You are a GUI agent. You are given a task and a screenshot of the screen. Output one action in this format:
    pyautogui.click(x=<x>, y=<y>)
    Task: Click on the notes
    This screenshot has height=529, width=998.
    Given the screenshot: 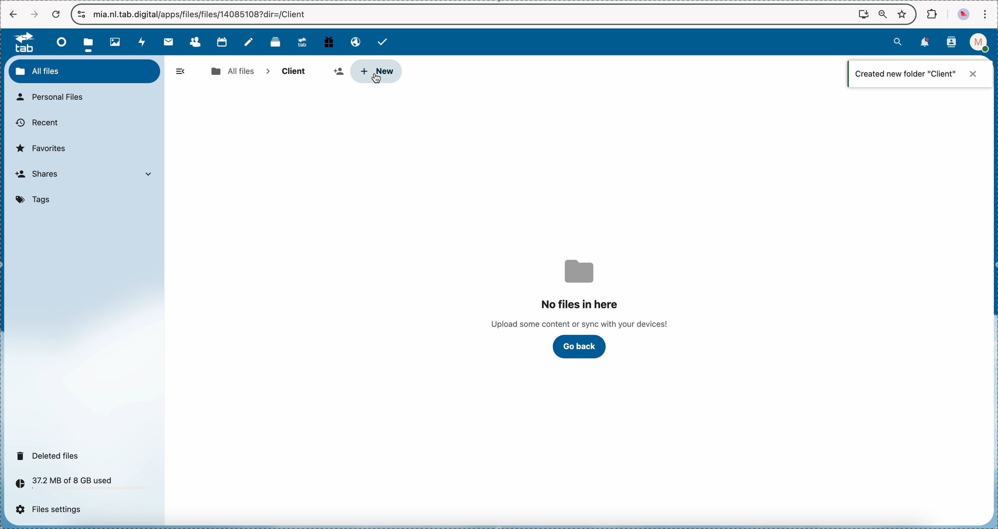 What is the action you would take?
    pyautogui.click(x=250, y=42)
    